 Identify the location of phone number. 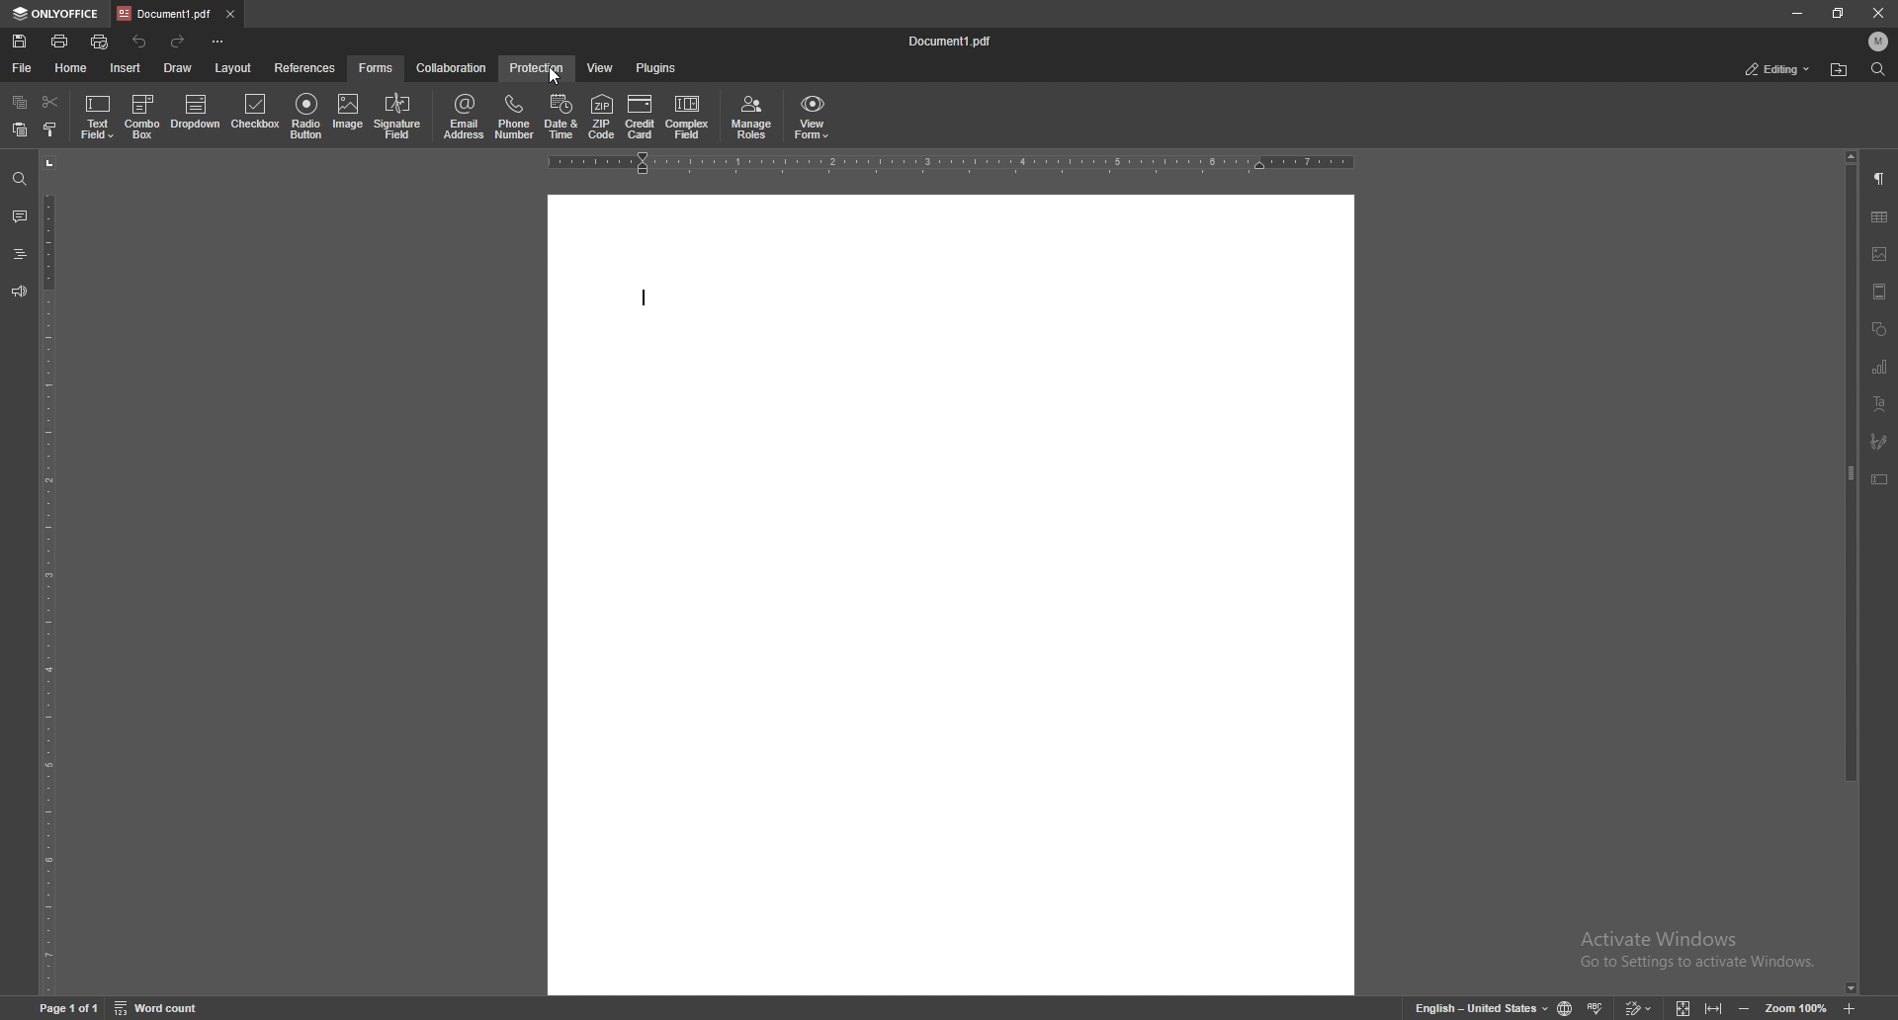
(514, 118).